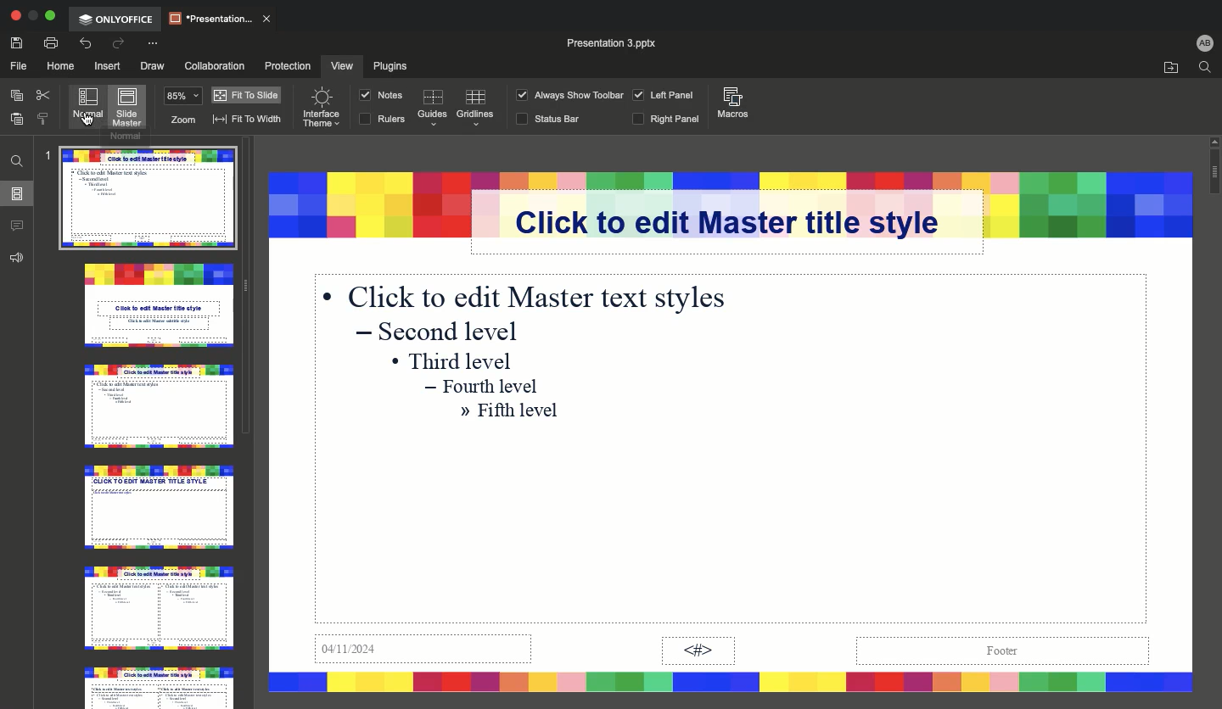 Image resolution: width=1222 pixels, height=709 pixels. Describe the element at coordinates (50, 16) in the screenshot. I see `Expand` at that location.